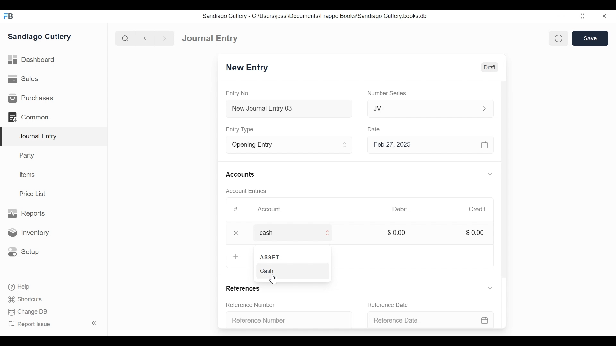  I want to click on Expand, so click(328, 233).